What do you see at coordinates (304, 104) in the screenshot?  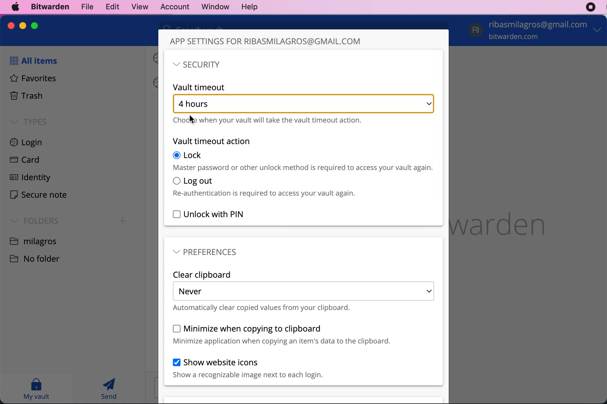 I see ` hour` at bounding box center [304, 104].